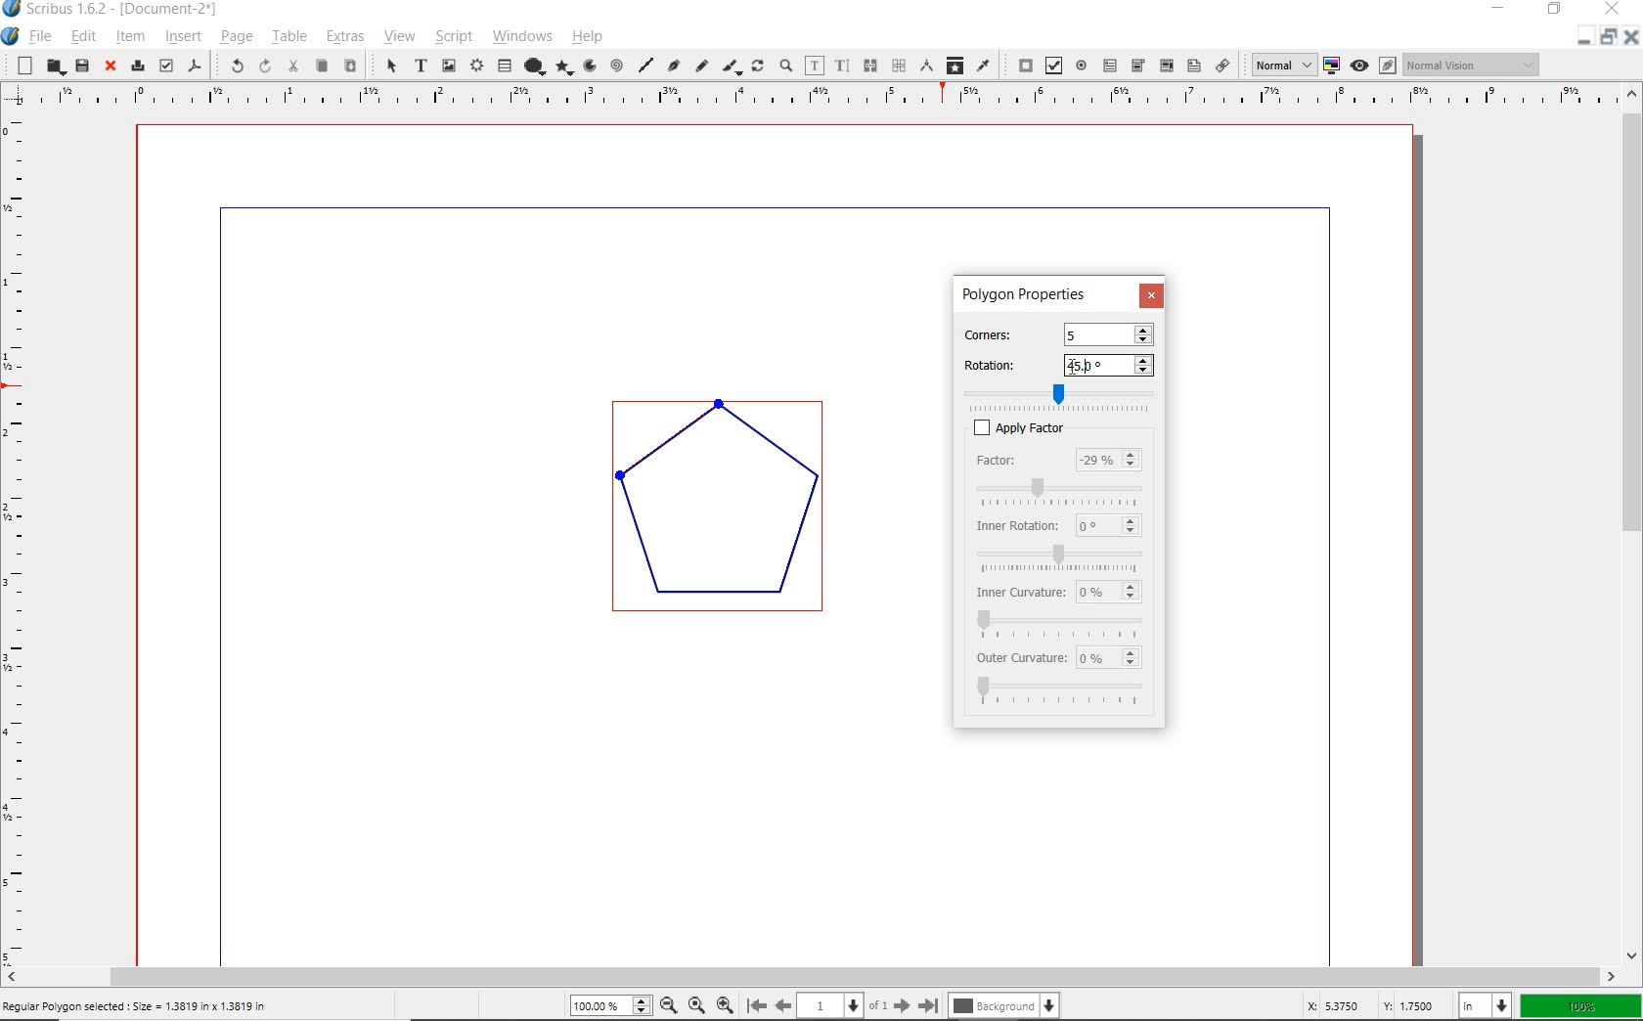 The height and width of the screenshot is (1021, 1643). I want to click on inner rotation slider, so click(1061, 555).